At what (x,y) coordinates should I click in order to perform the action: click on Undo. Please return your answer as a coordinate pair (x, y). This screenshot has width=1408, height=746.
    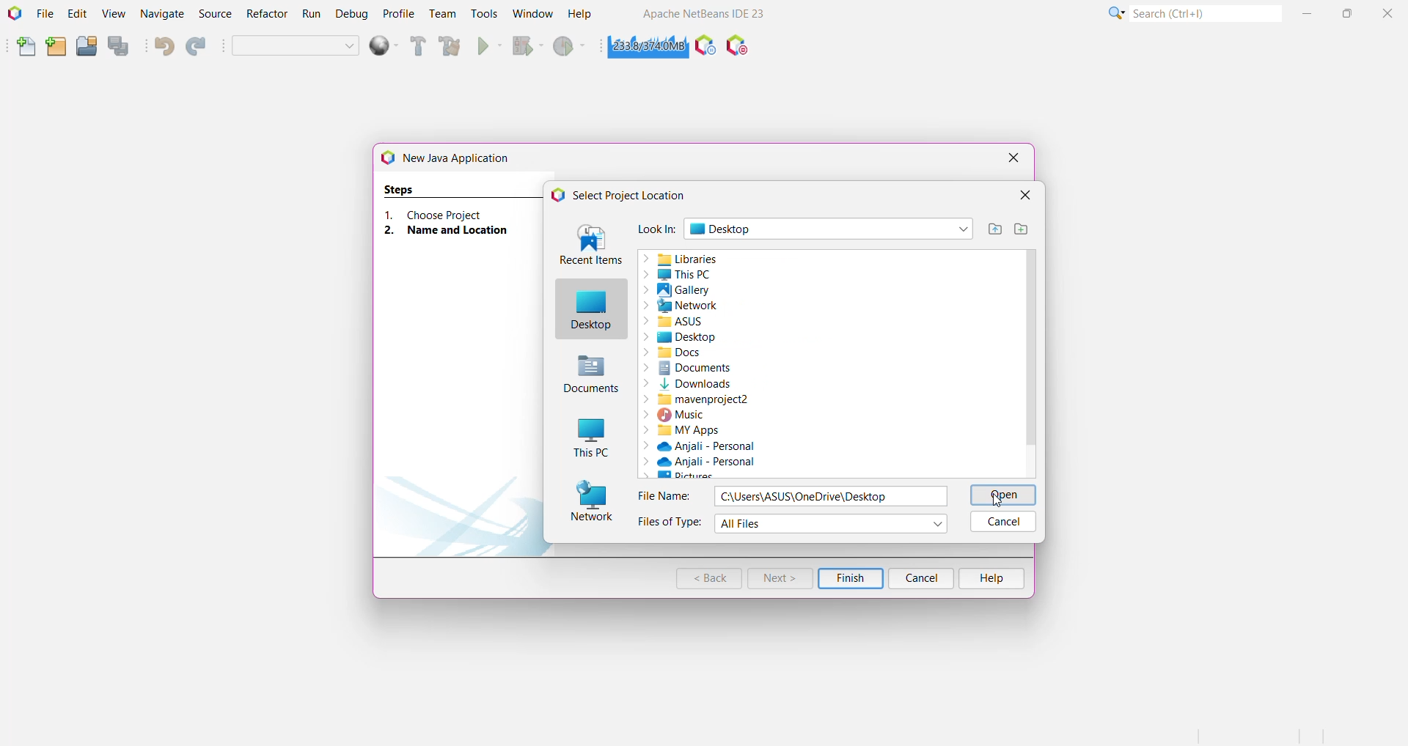
    Looking at the image, I should click on (164, 48).